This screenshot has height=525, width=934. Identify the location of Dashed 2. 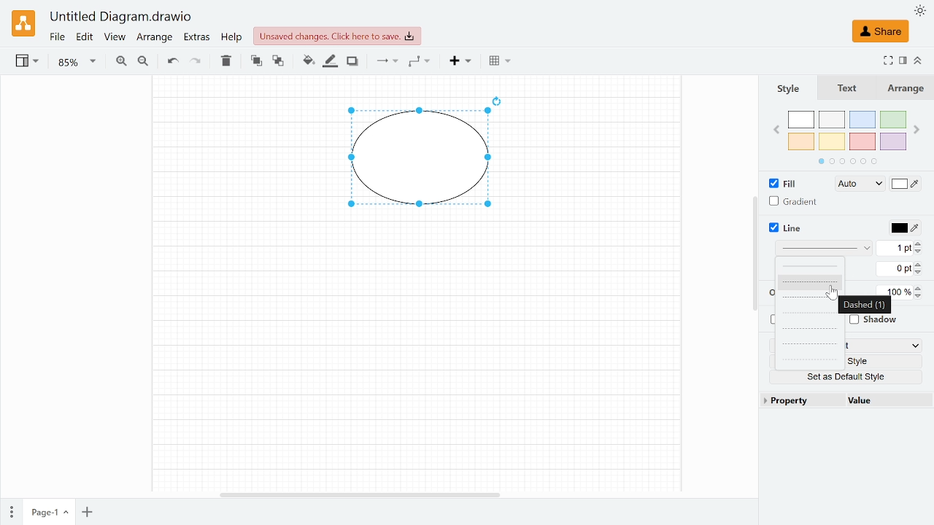
(810, 297).